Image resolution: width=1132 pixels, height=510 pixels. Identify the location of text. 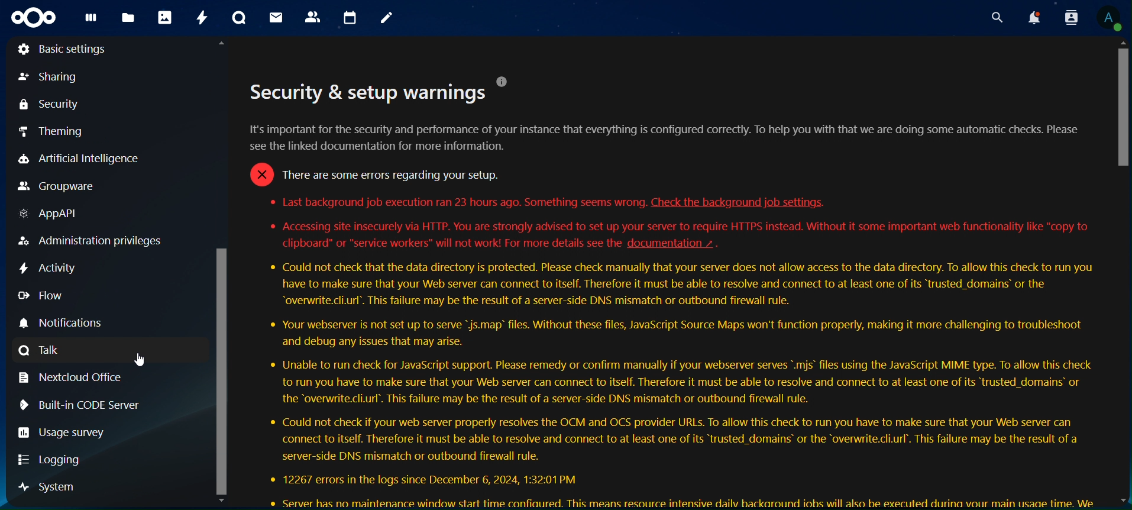
(368, 92).